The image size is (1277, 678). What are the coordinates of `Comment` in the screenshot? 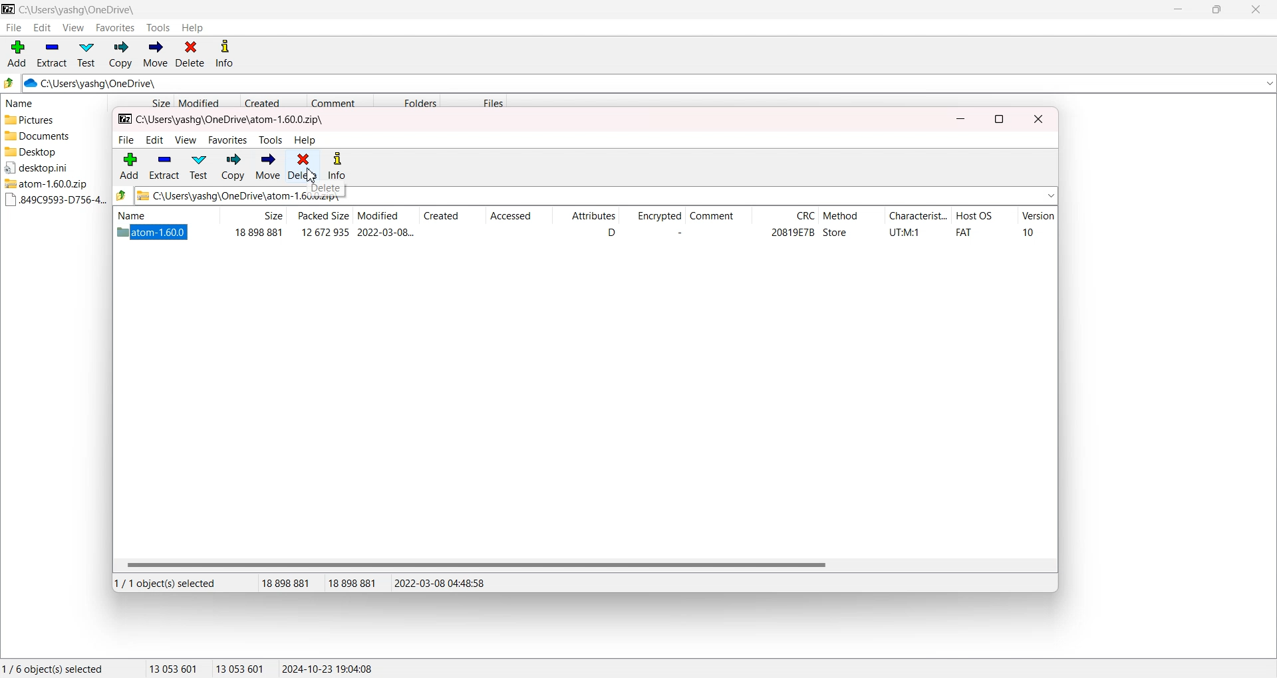 It's located at (340, 102).